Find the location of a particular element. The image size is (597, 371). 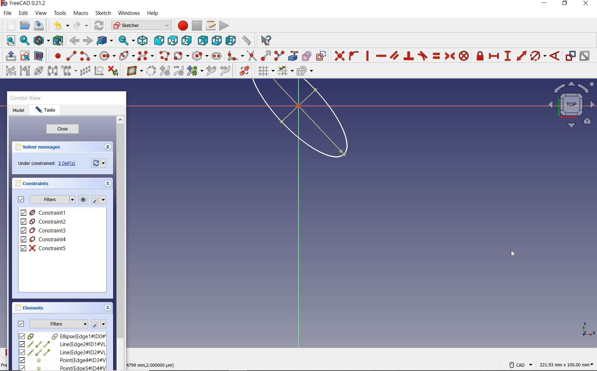

constraint4 is located at coordinates (44, 240).